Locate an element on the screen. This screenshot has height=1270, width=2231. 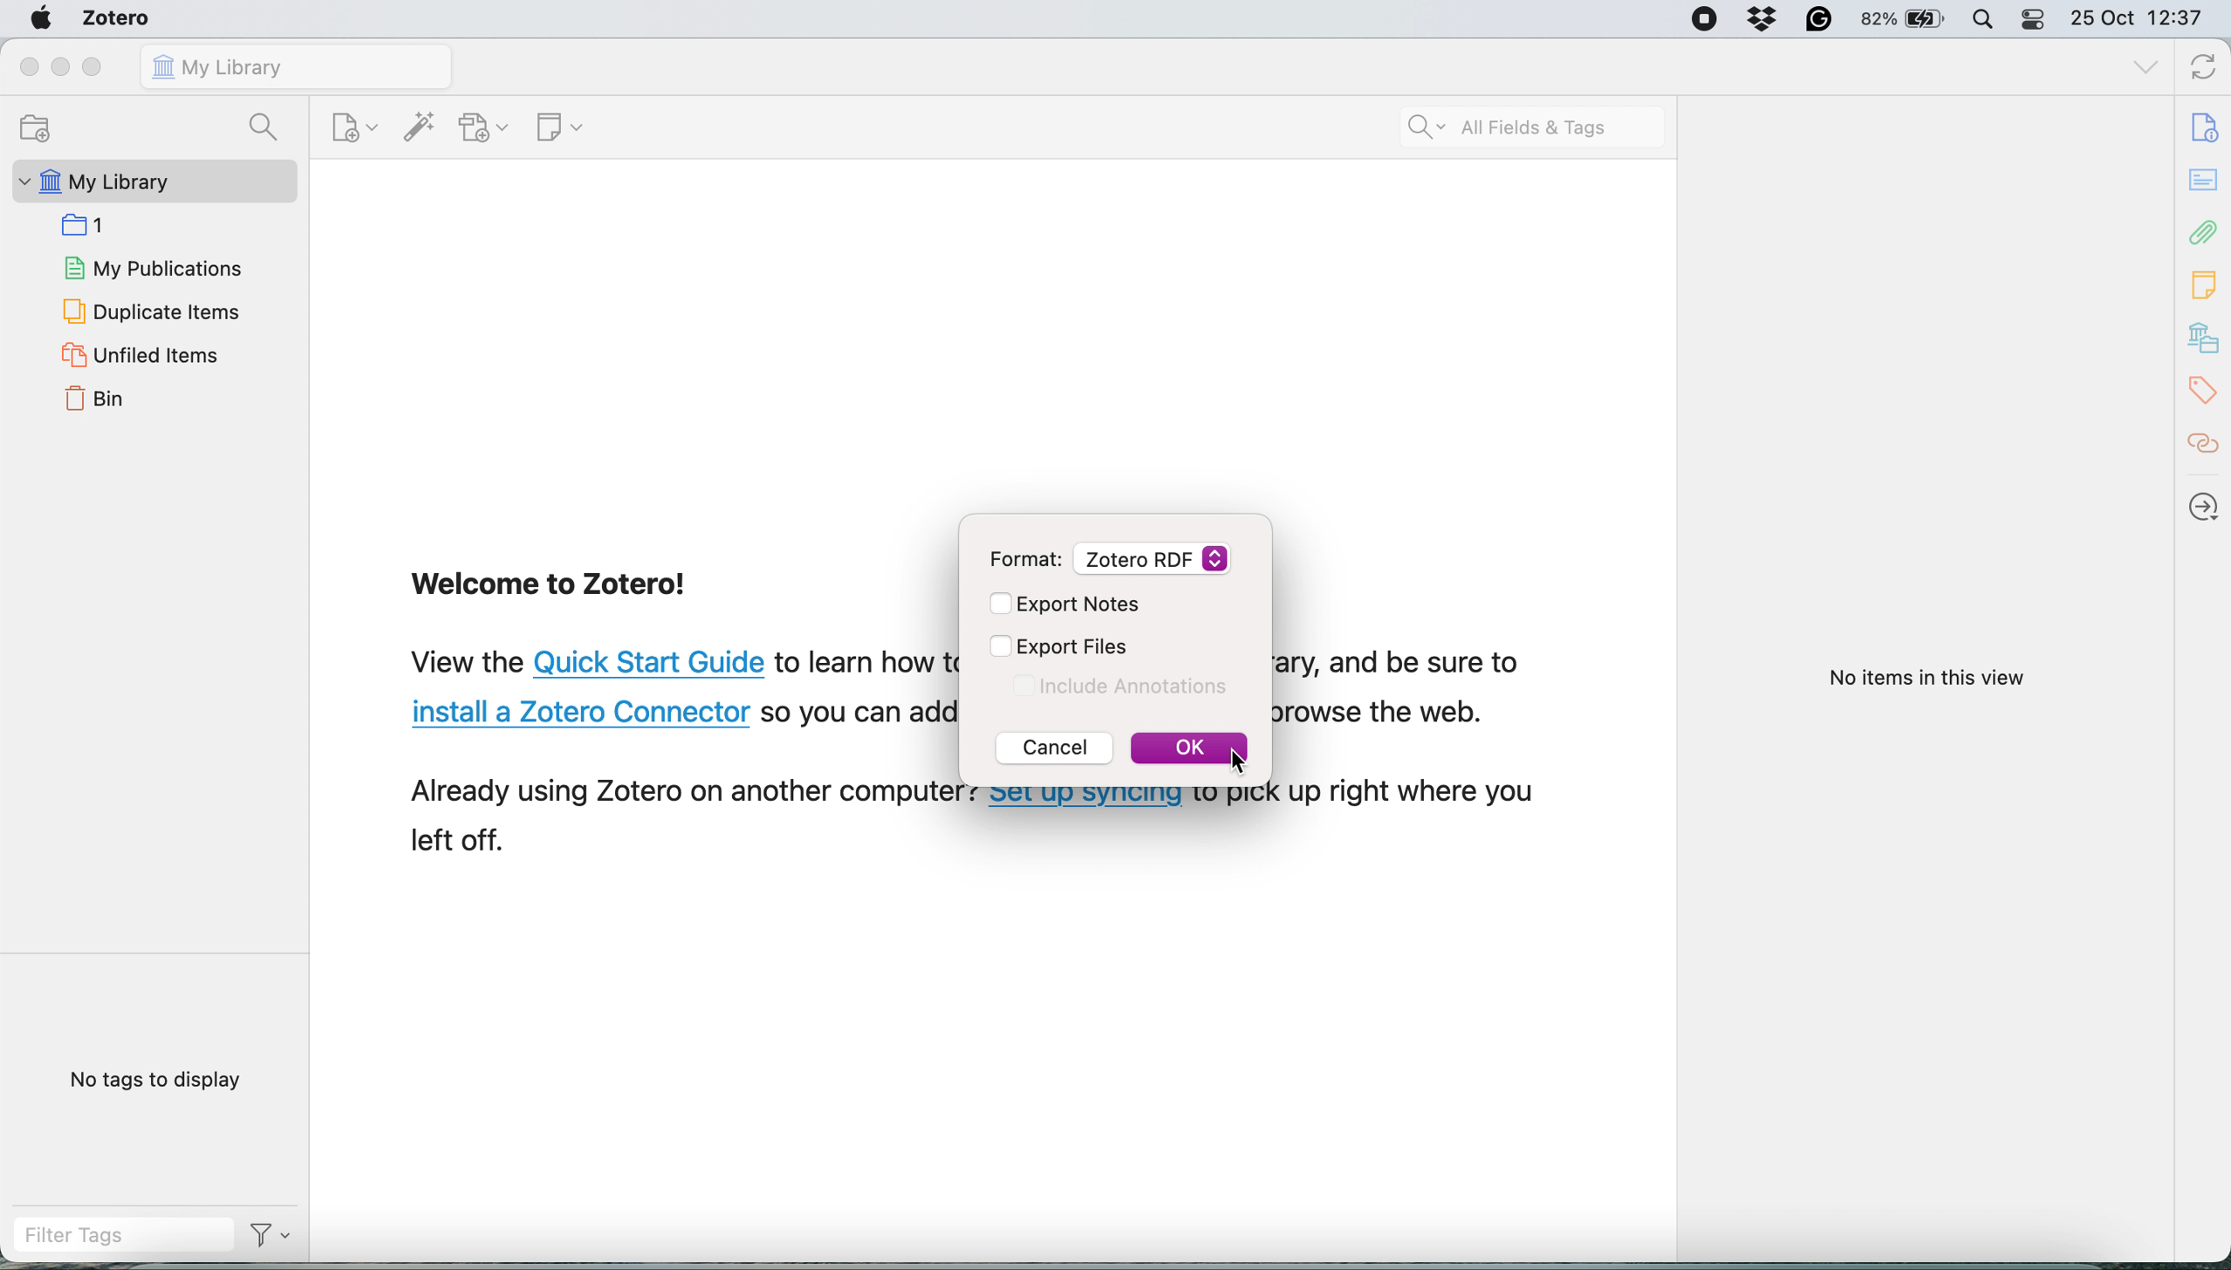
Cancel is located at coordinates (1060, 746).